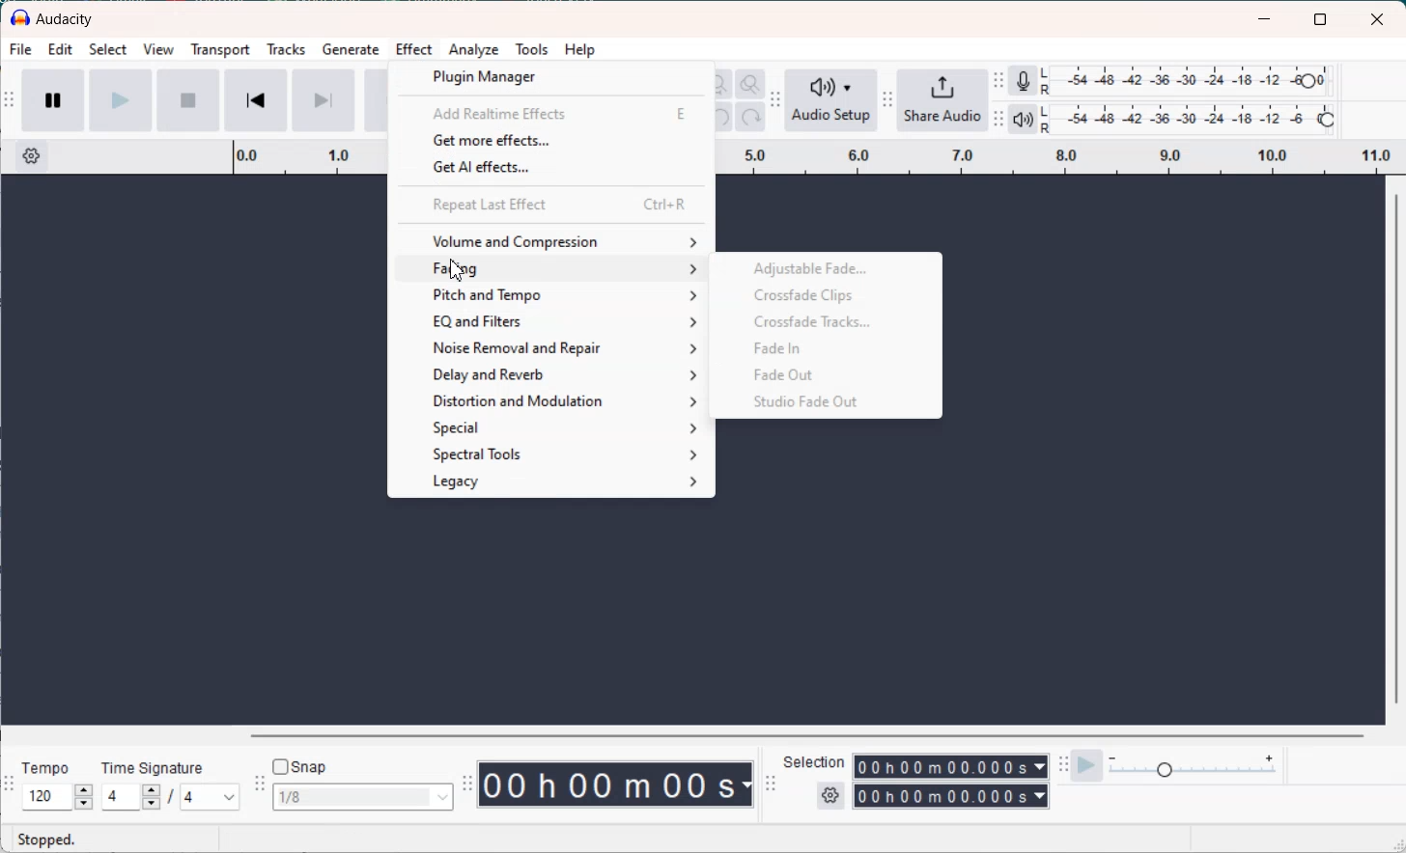 This screenshot has width=1406, height=853. I want to click on Tempo Settings, so click(57, 797).